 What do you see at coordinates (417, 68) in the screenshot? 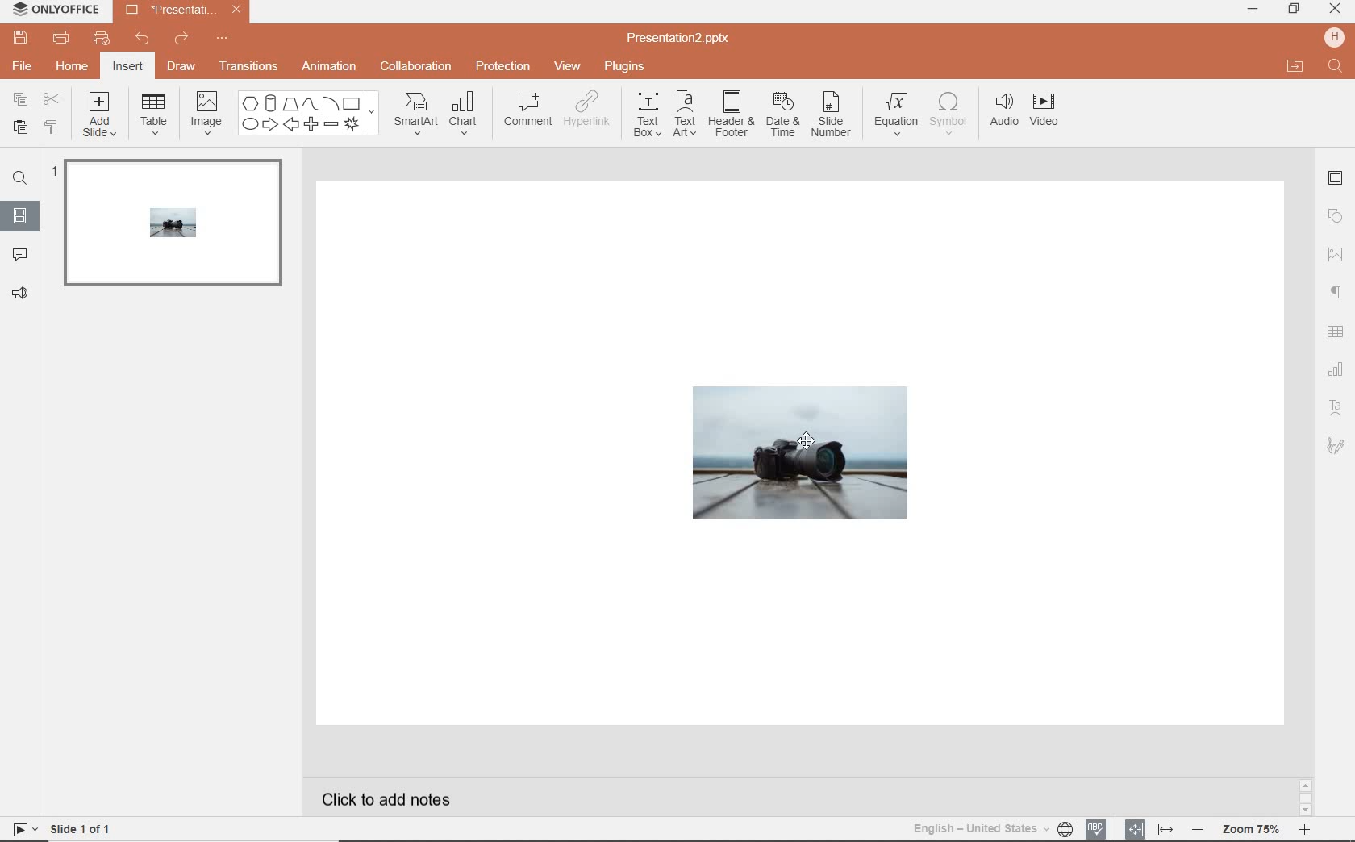
I see `collaboration` at bounding box center [417, 68].